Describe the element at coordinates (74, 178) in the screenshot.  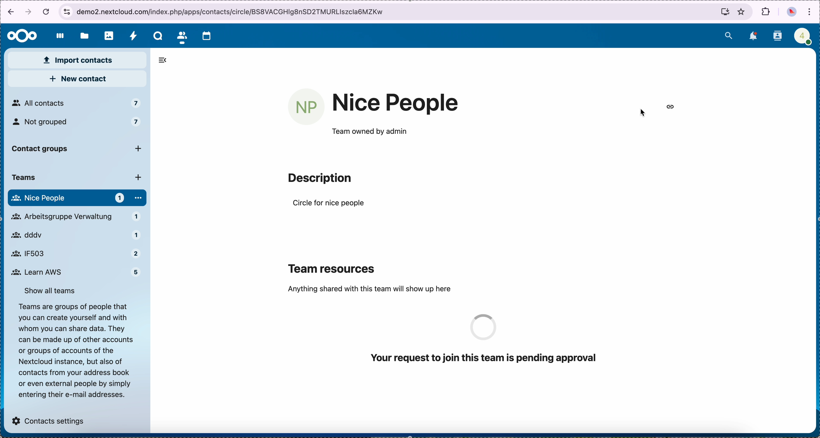
I see `team` at that location.